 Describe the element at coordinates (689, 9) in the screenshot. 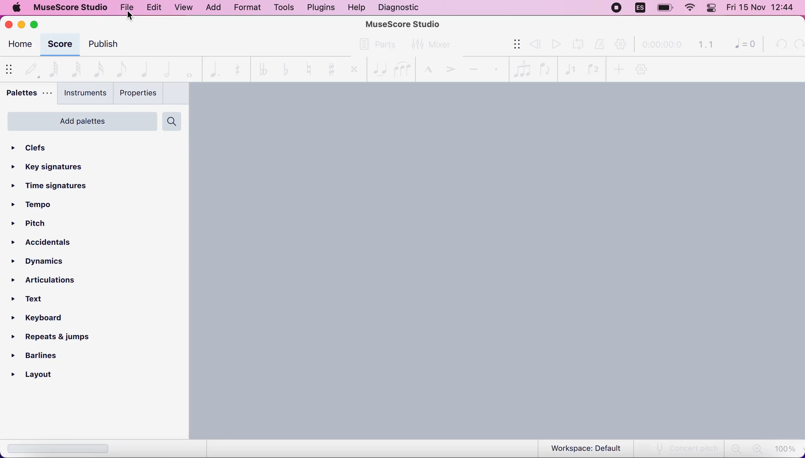

I see `wifi` at that location.